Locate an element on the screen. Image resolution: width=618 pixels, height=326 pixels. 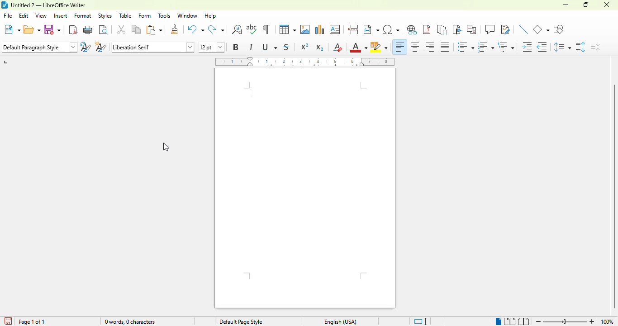
bold is located at coordinates (236, 47).